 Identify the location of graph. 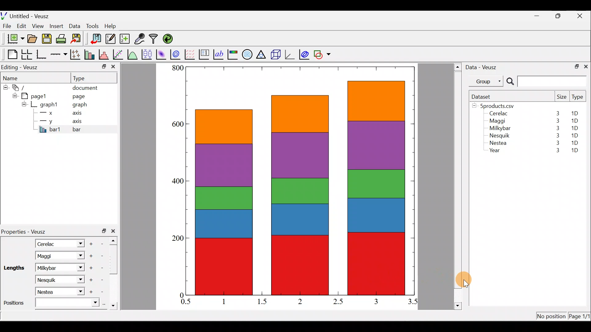
(80, 105).